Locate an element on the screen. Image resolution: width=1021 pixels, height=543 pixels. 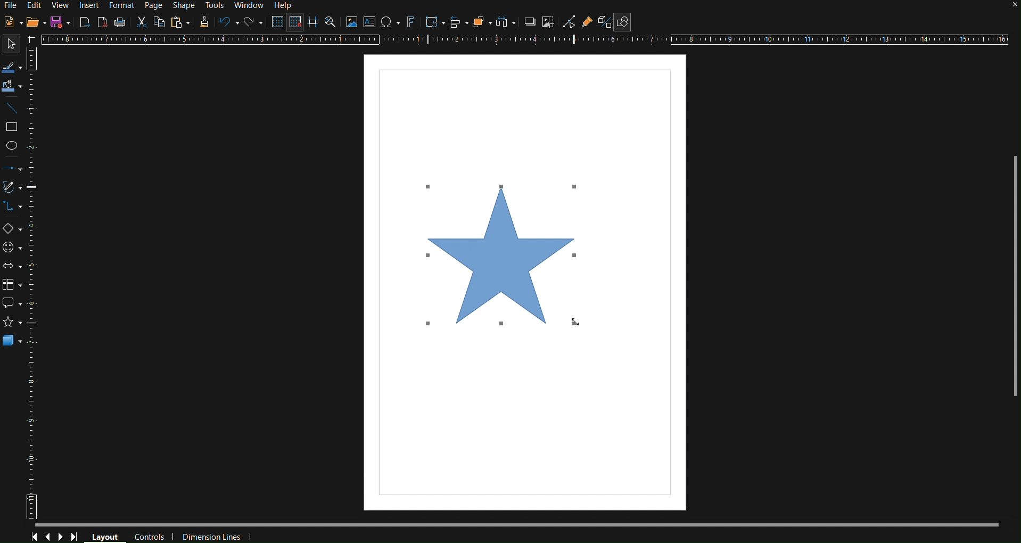
Arrange is located at coordinates (481, 24).